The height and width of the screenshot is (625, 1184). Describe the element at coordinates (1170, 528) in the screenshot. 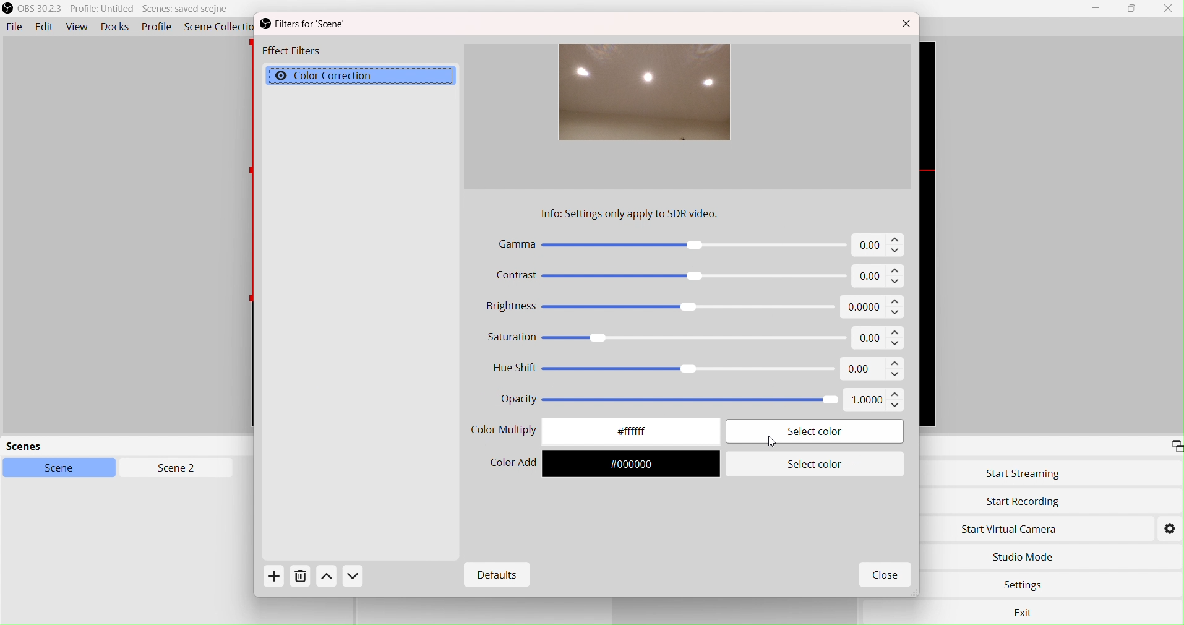

I see `Settings` at that location.